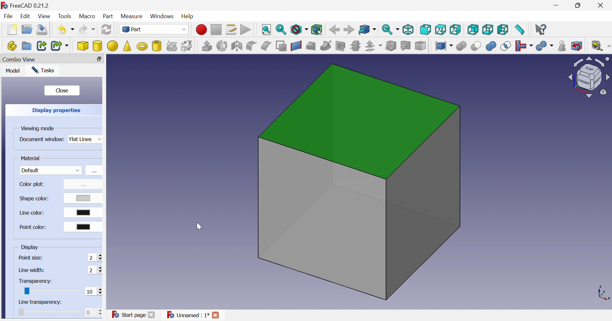  I want to click on Loft, so click(311, 46).